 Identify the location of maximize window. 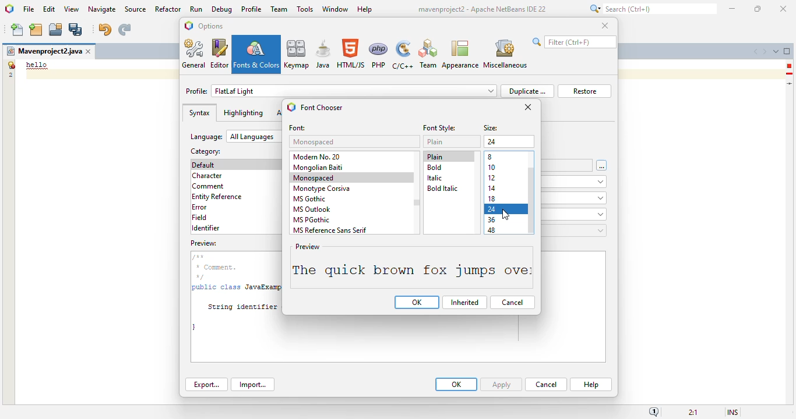
(787, 51).